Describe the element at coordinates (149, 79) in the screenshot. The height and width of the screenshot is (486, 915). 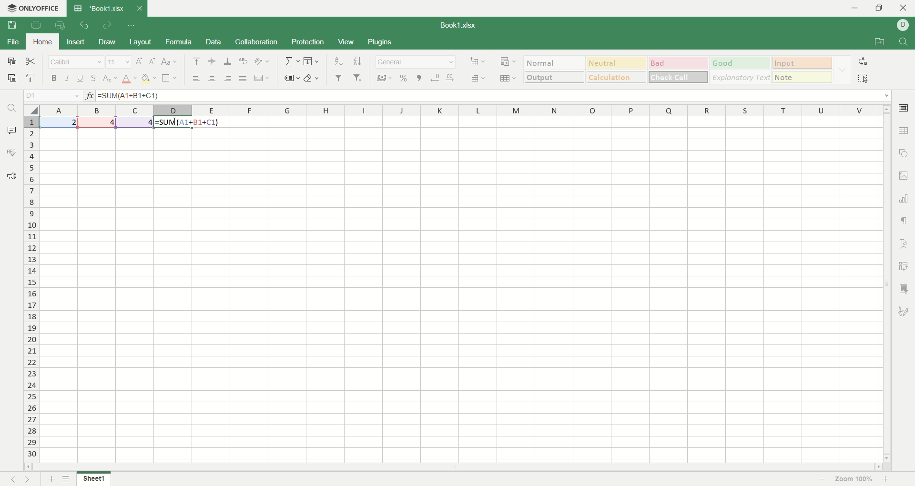
I see `fill color` at that location.